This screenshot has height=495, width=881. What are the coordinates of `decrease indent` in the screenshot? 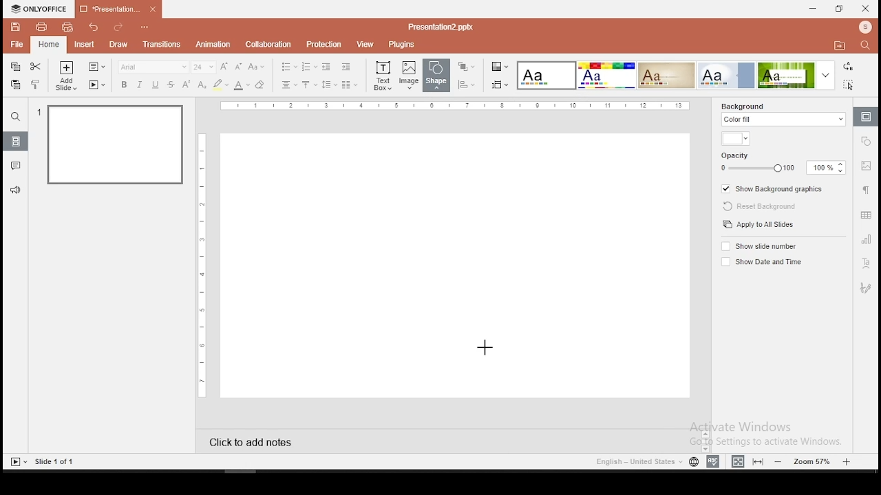 It's located at (328, 66).